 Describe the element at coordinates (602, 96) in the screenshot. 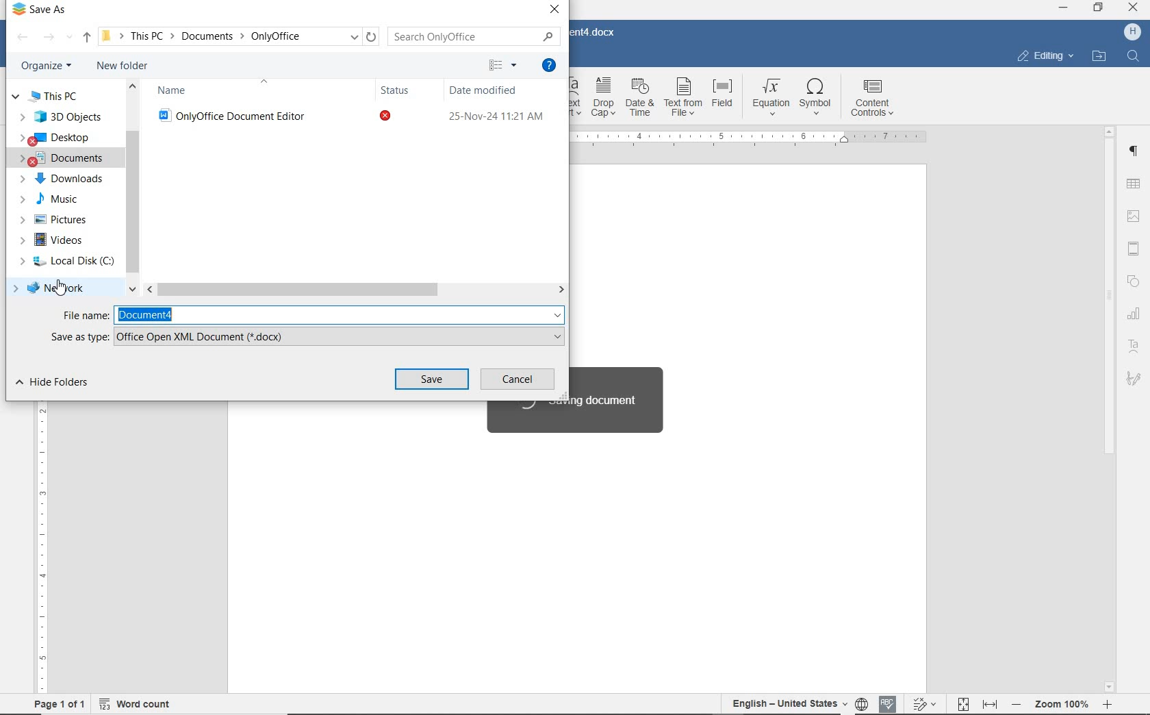

I see `drop cap` at that location.